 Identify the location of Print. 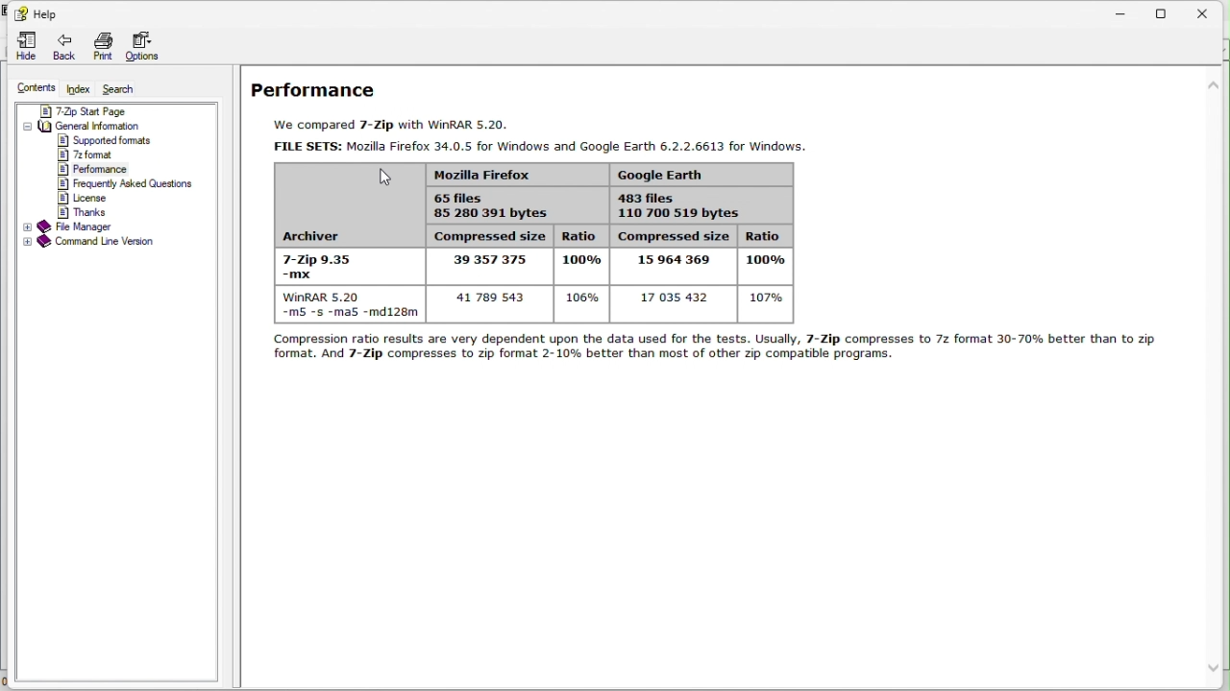
(101, 44).